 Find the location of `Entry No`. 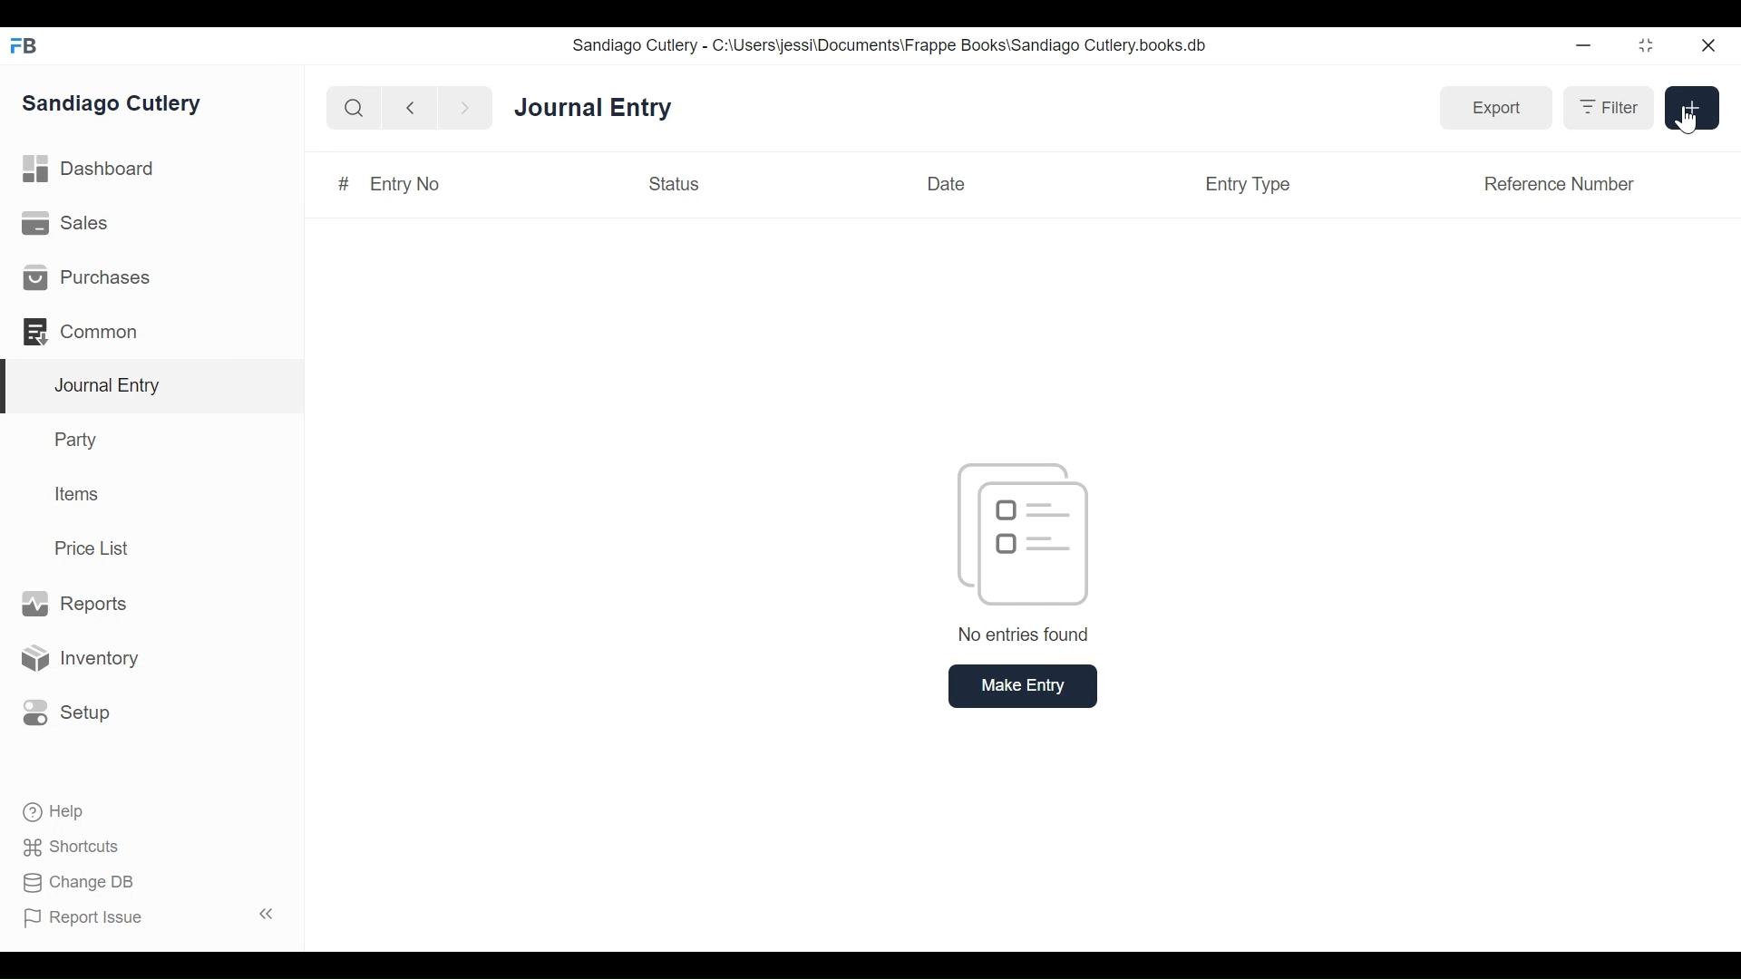

Entry No is located at coordinates (404, 184).